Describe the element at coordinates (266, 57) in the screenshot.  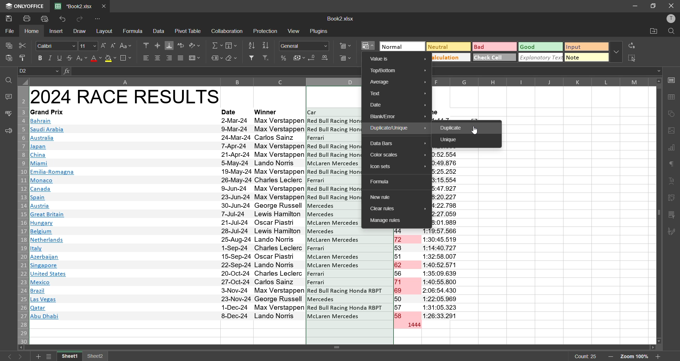
I see `clear filter` at that location.